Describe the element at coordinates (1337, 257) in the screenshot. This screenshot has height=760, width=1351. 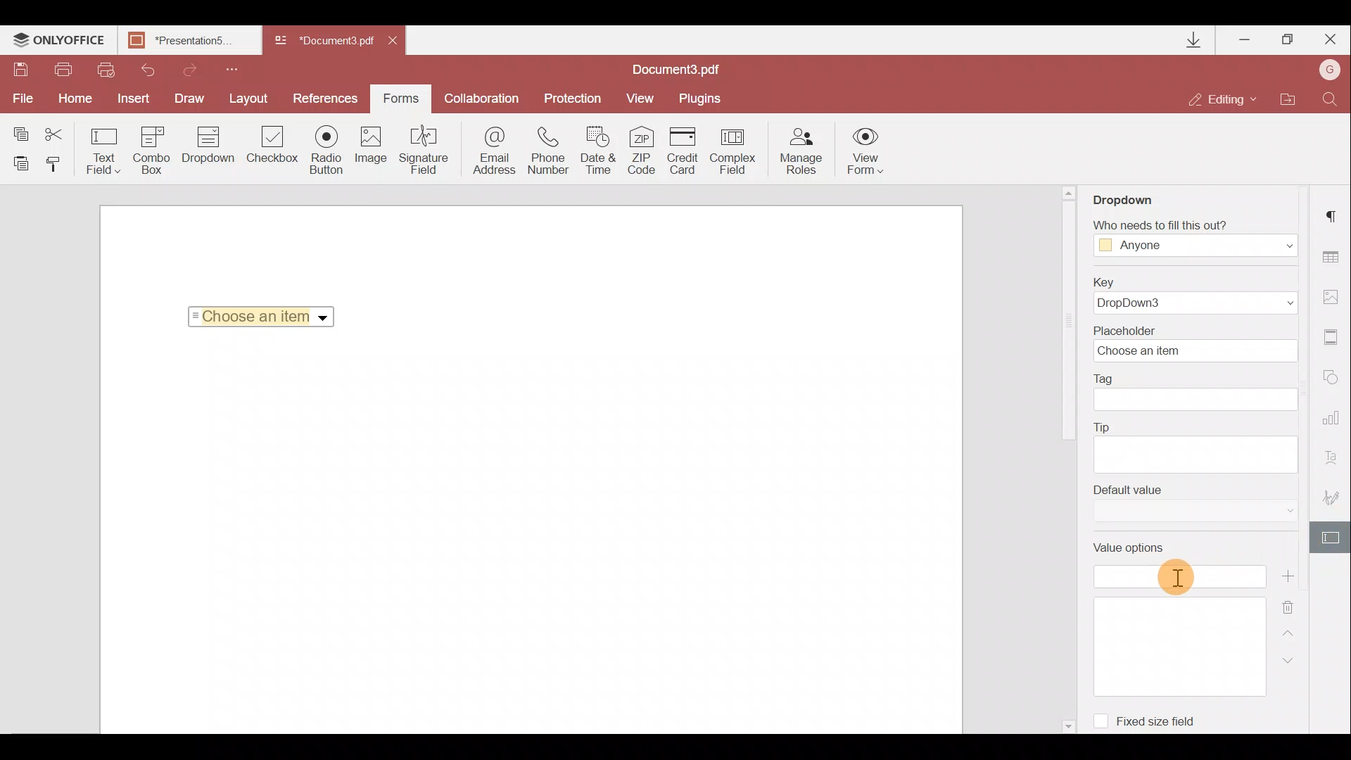
I see `Table settings` at that location.